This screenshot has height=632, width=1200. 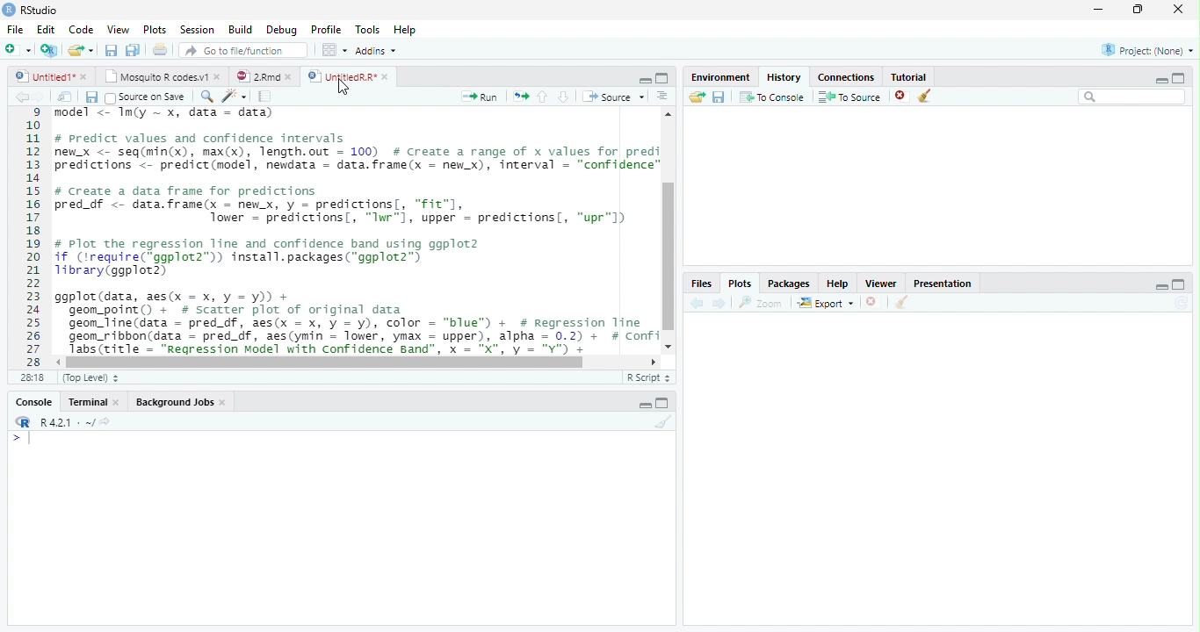 What do you see at coordinates (840, 283) in the screenshot?
I see `Help` at bounding box center [840, 283].